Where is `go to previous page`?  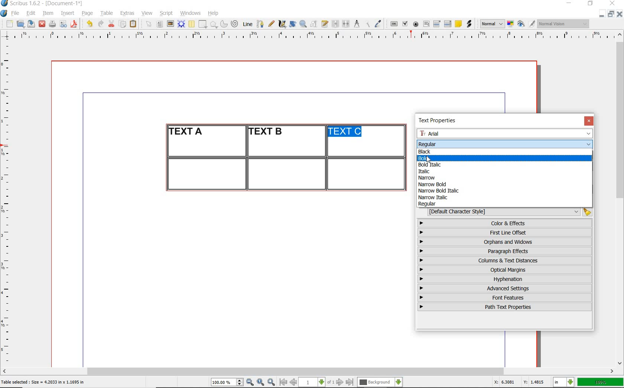
go to previous page is located at coordinates (293, 382).